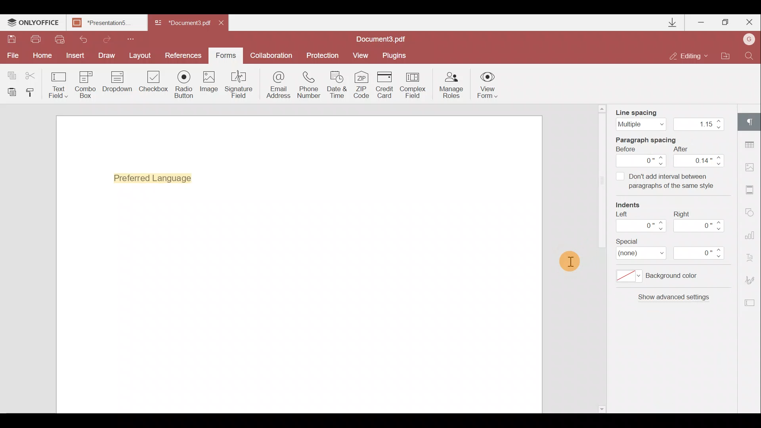 The width and height of the screenshot is (761, 428). What do you see at coordinates (643, 160) in the screenshot?
I see `0` at bounding box center [643, 160].